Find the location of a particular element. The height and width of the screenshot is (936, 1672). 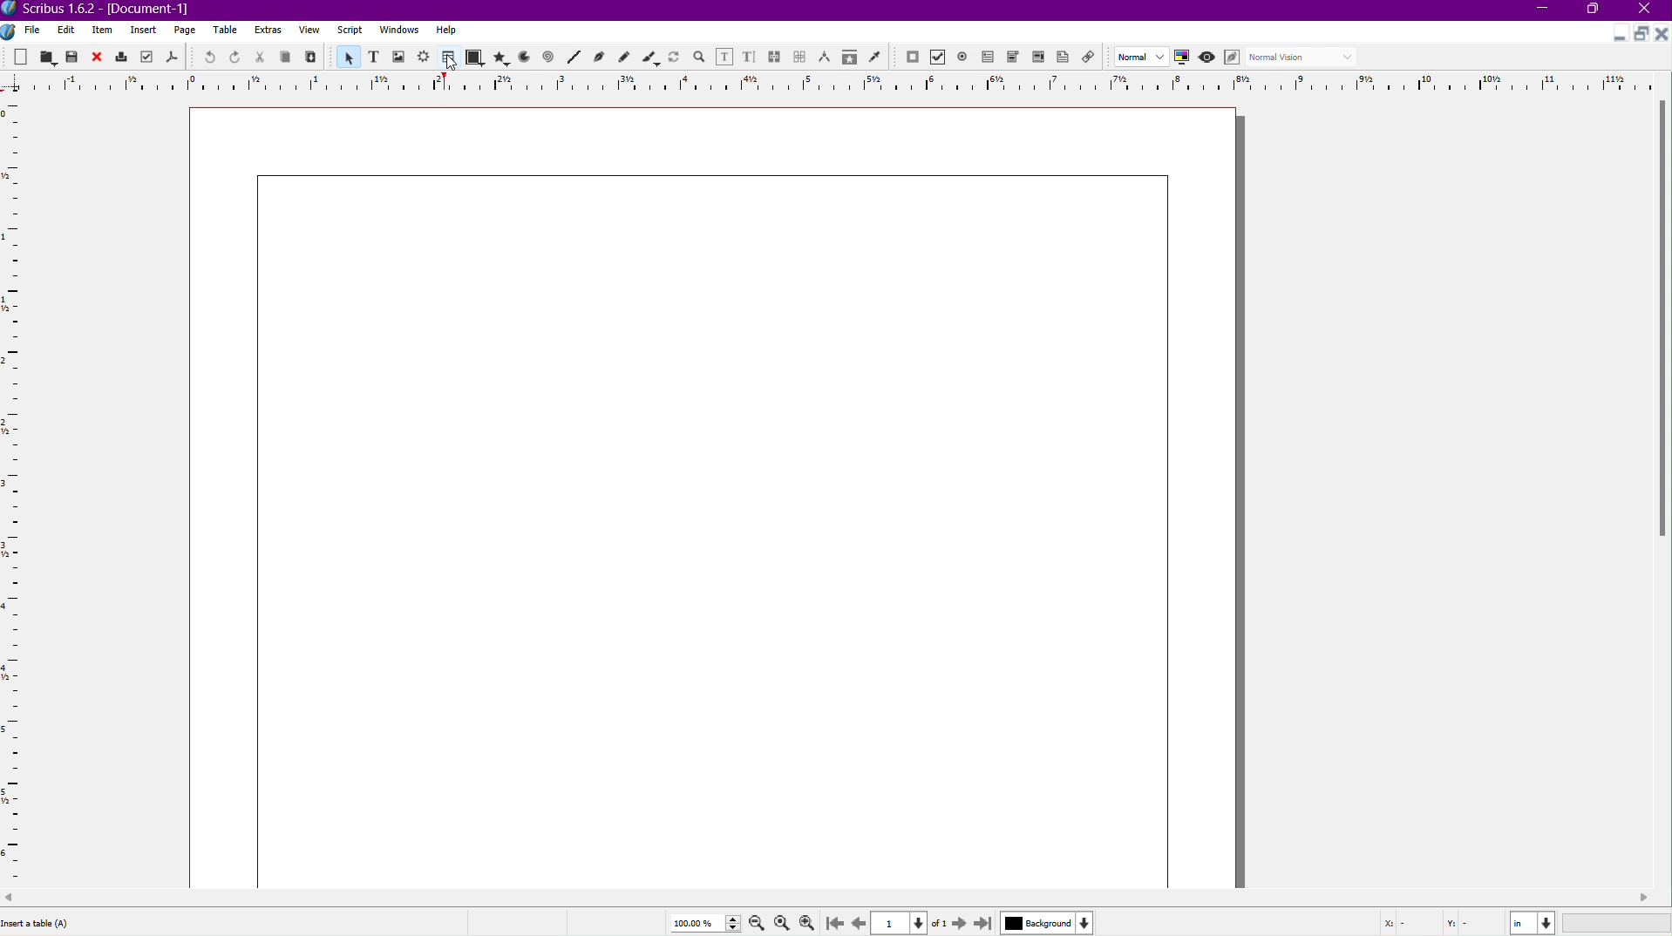

Script is located at coordinates (350, 31).